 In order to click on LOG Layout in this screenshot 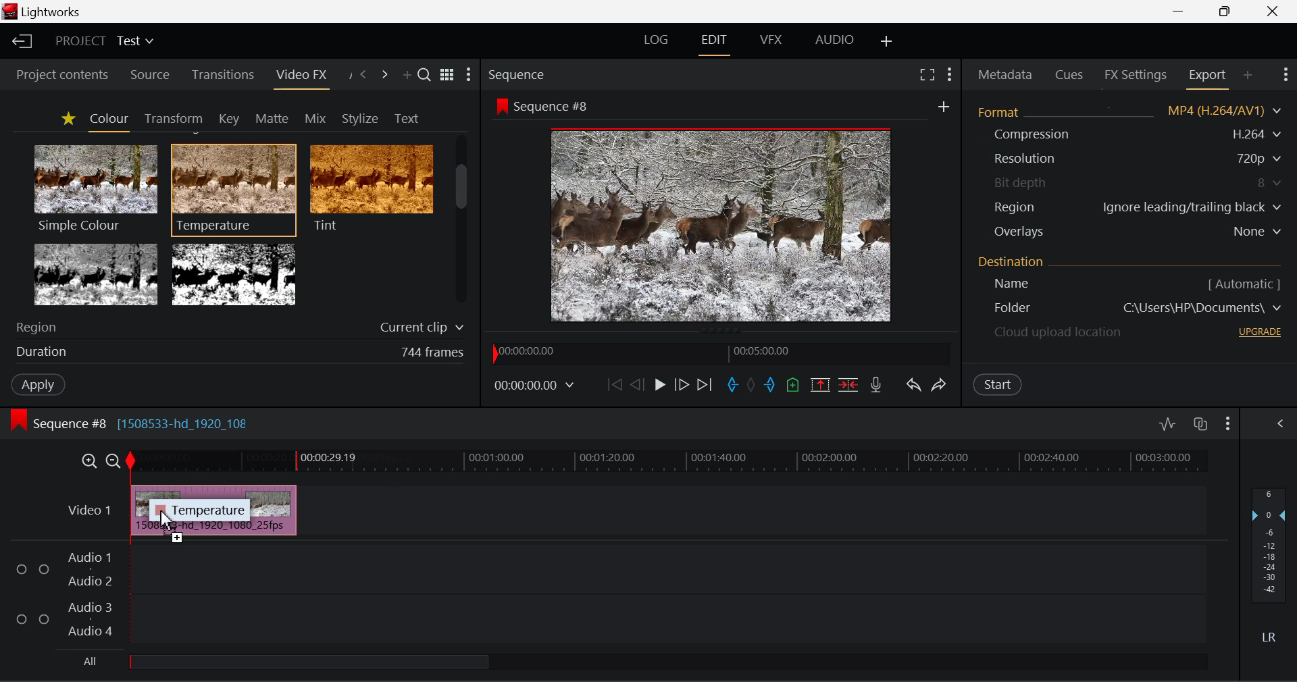, I will do `click(658, 39)`.